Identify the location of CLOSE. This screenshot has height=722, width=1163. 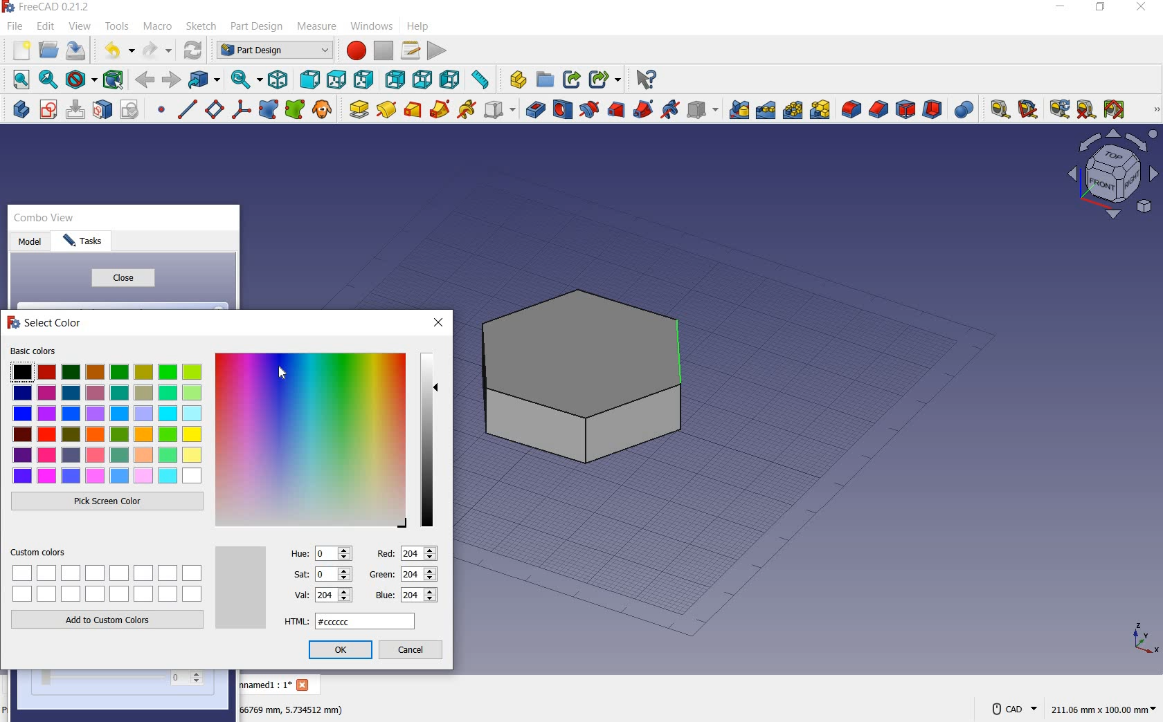
(1143, 7).